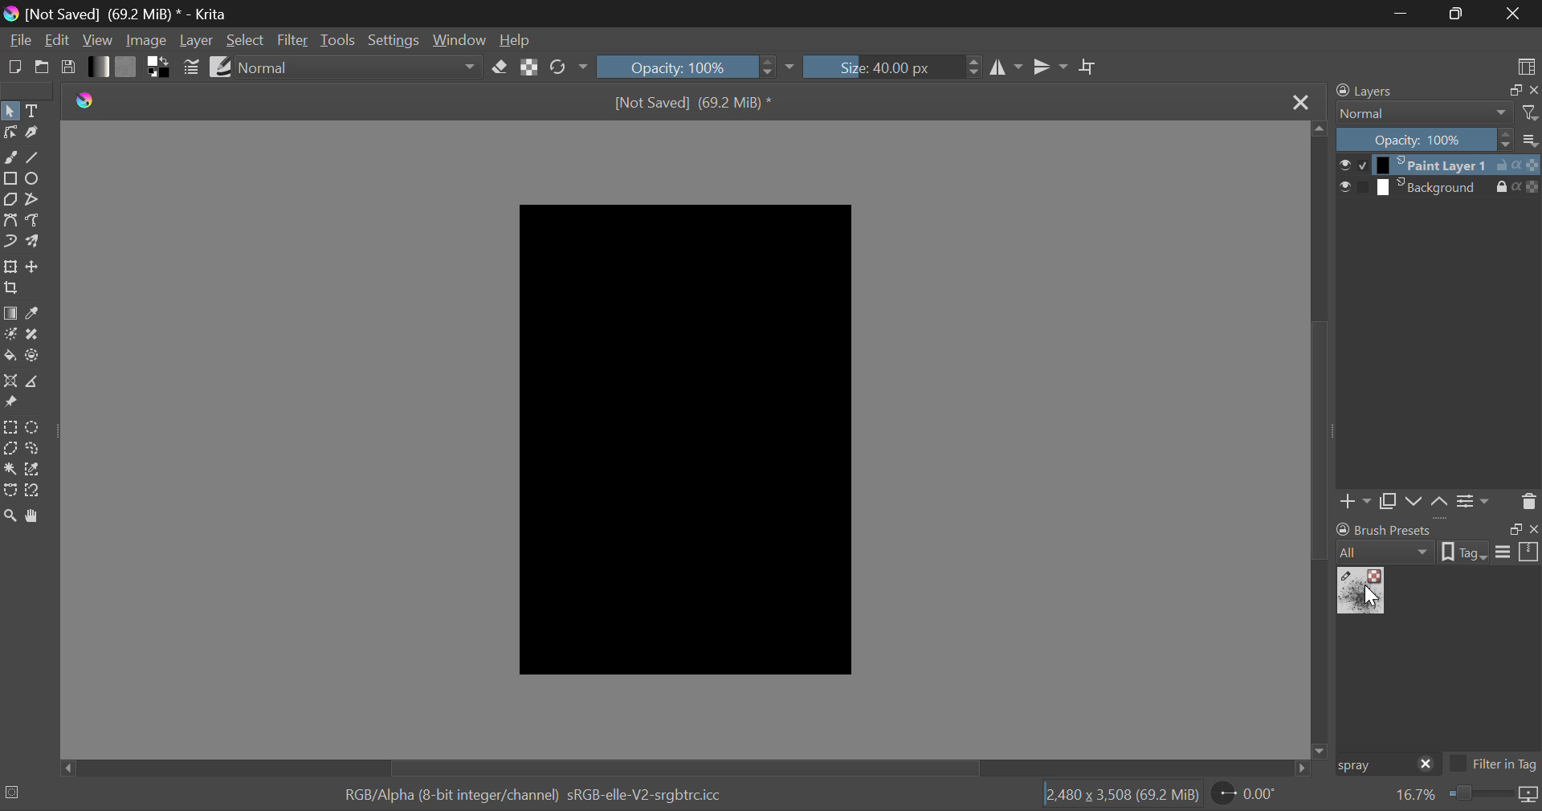  Describe the element at coordinates (10, 336) in the screenshot. I see `Colorize Mask Tool` at that location.